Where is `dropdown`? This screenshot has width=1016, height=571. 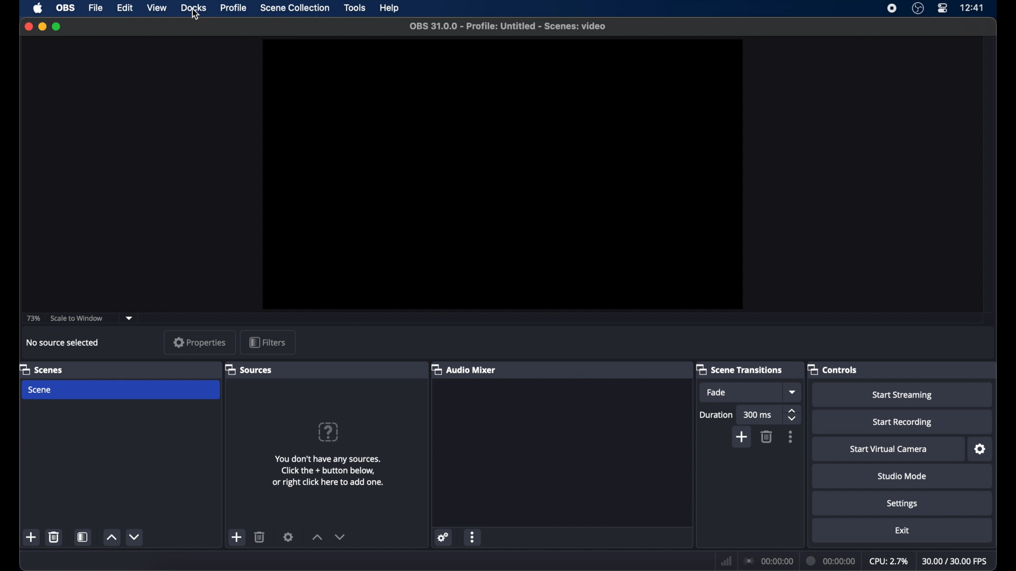 dropdown is located at coordinates (130, 318).